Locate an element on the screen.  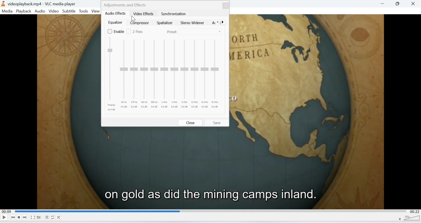
synchronization is located at coordinates (174, 14).